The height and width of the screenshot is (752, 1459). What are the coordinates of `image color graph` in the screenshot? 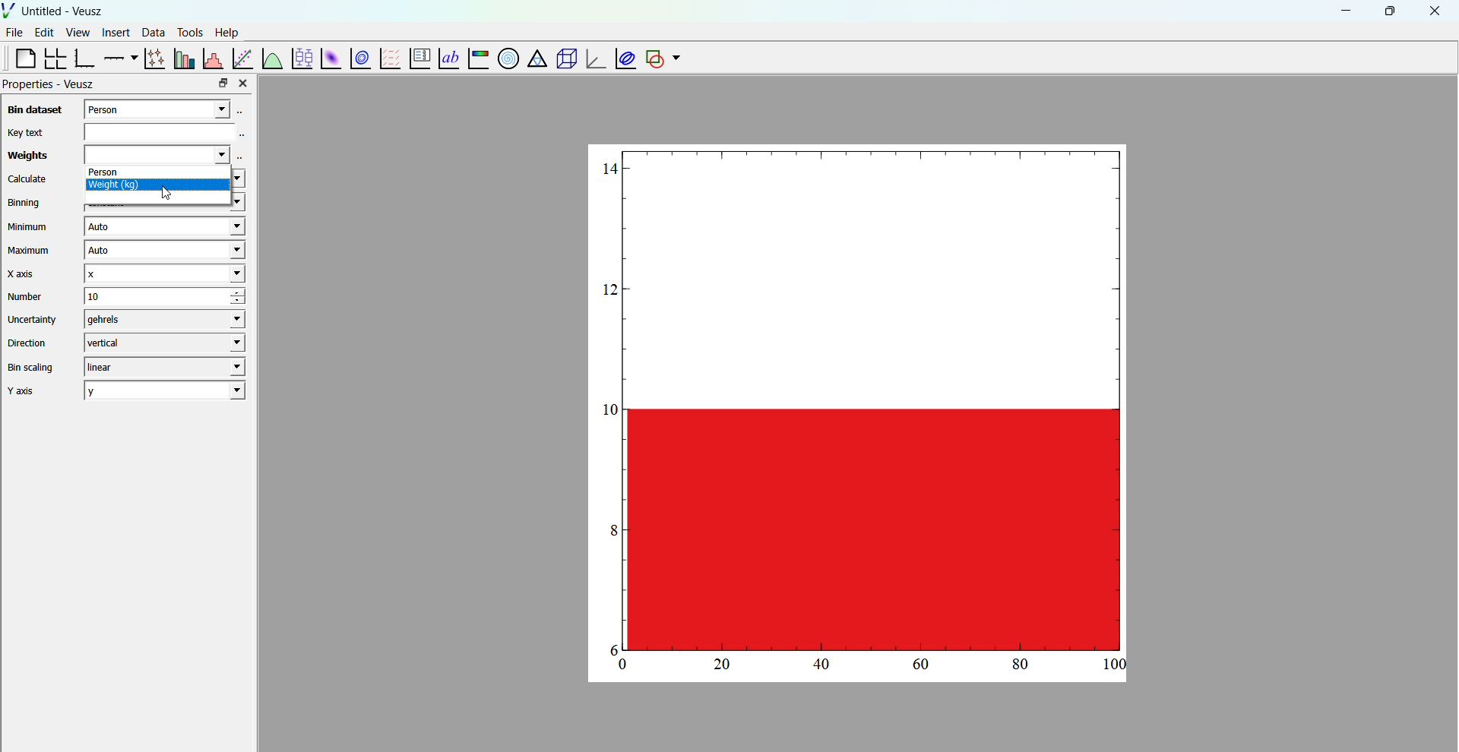 It's located at (477, 60).